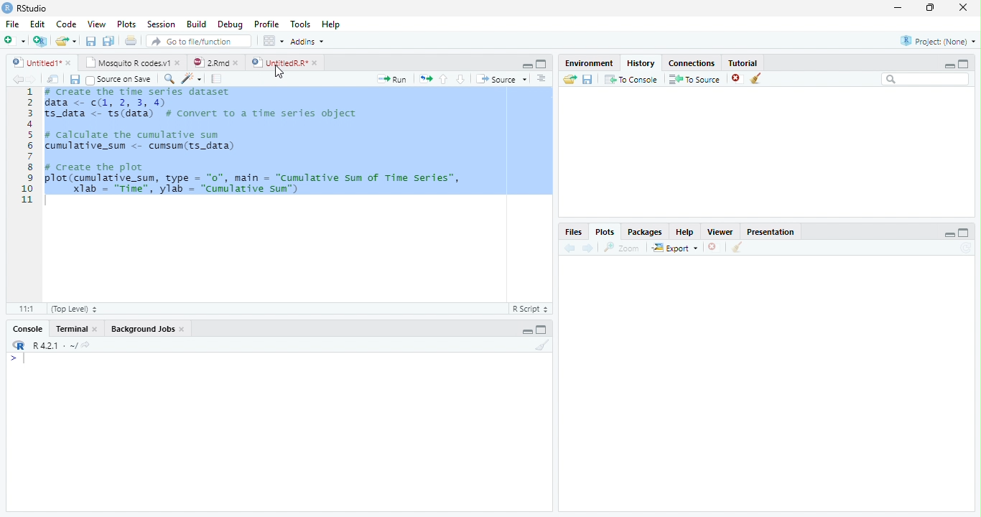  What do you see at coordinates (425, 79) in the screenshot?
I see `Files` at bounding box center [425, 79].